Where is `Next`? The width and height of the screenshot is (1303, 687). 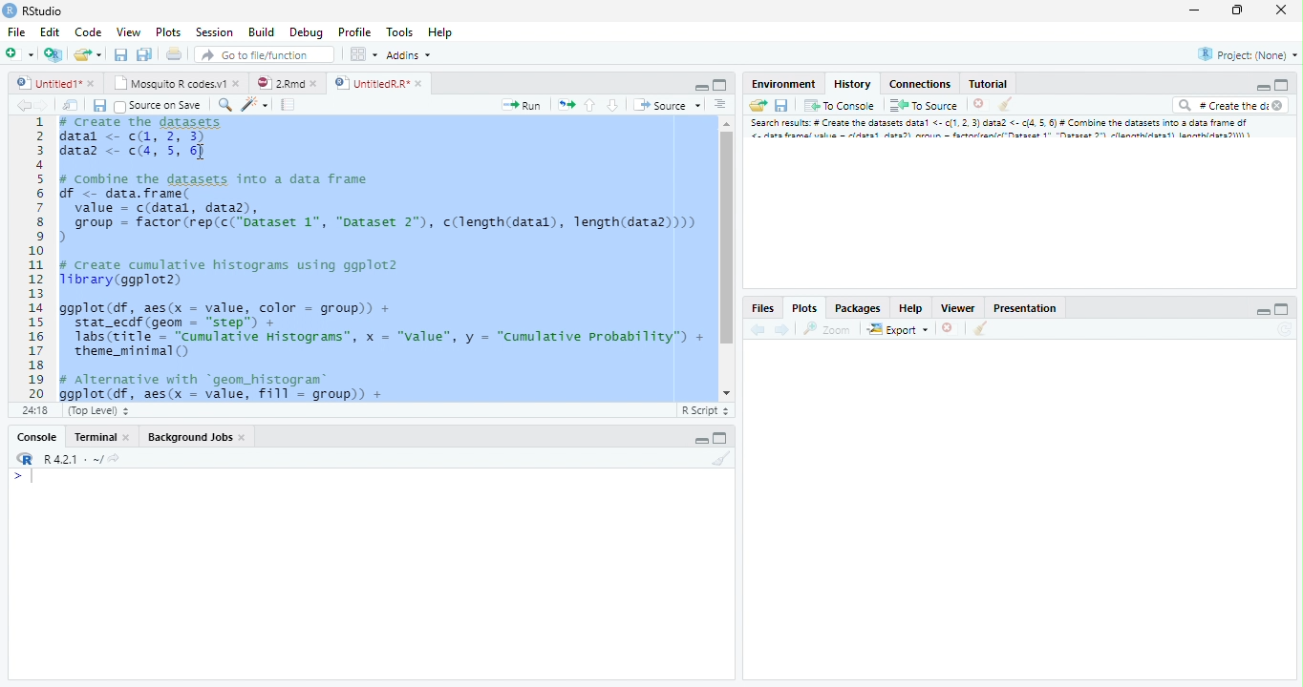
Next is located at coordinates (41, 109).